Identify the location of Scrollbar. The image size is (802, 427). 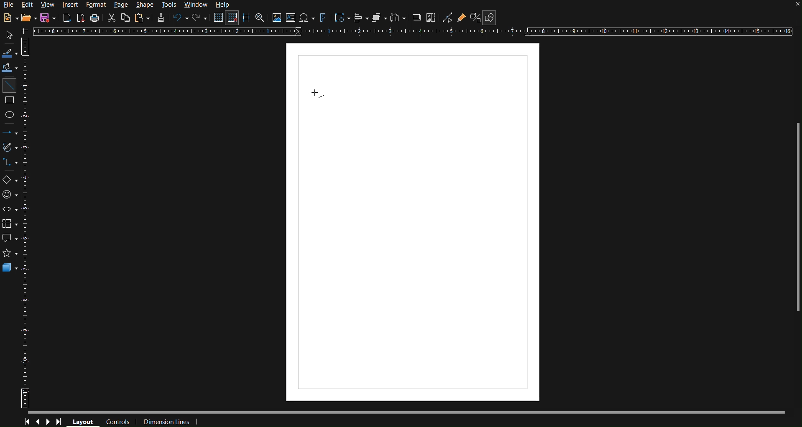
(797, 218).